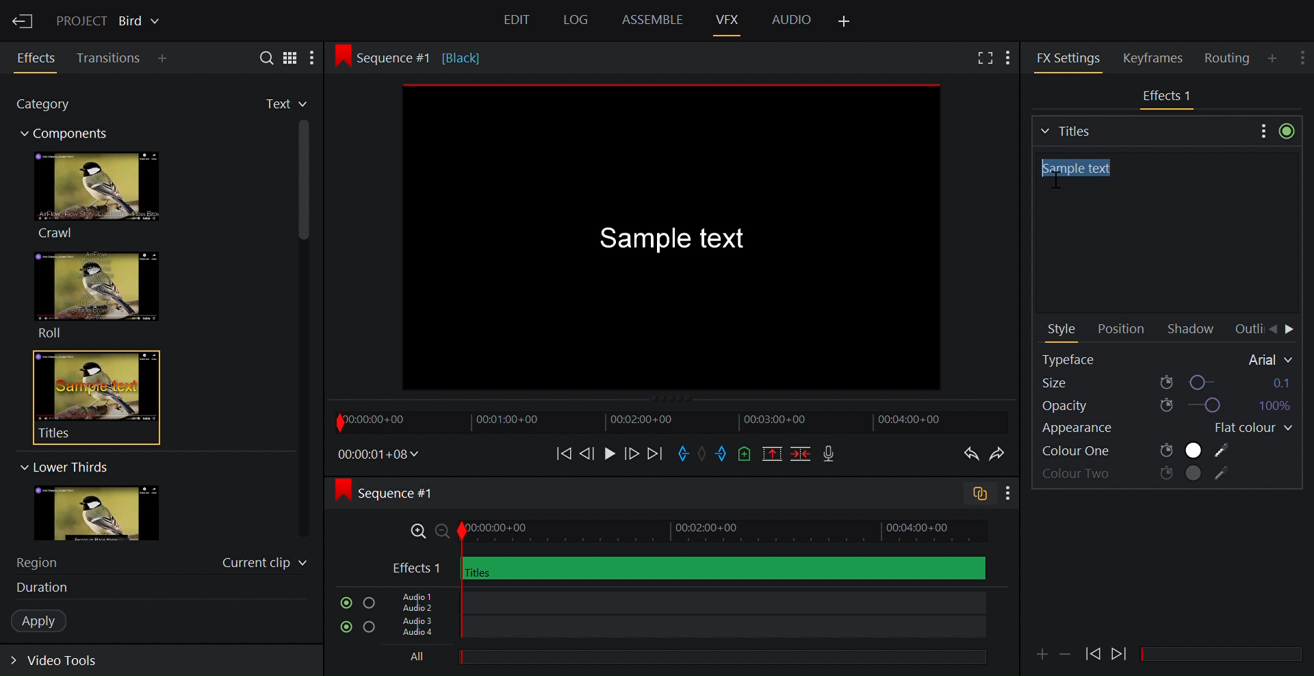  What do you see at coordinates (630, 453) in the screenshot?
I see `Nudge one frame forward` at bounding box center [630, 453].